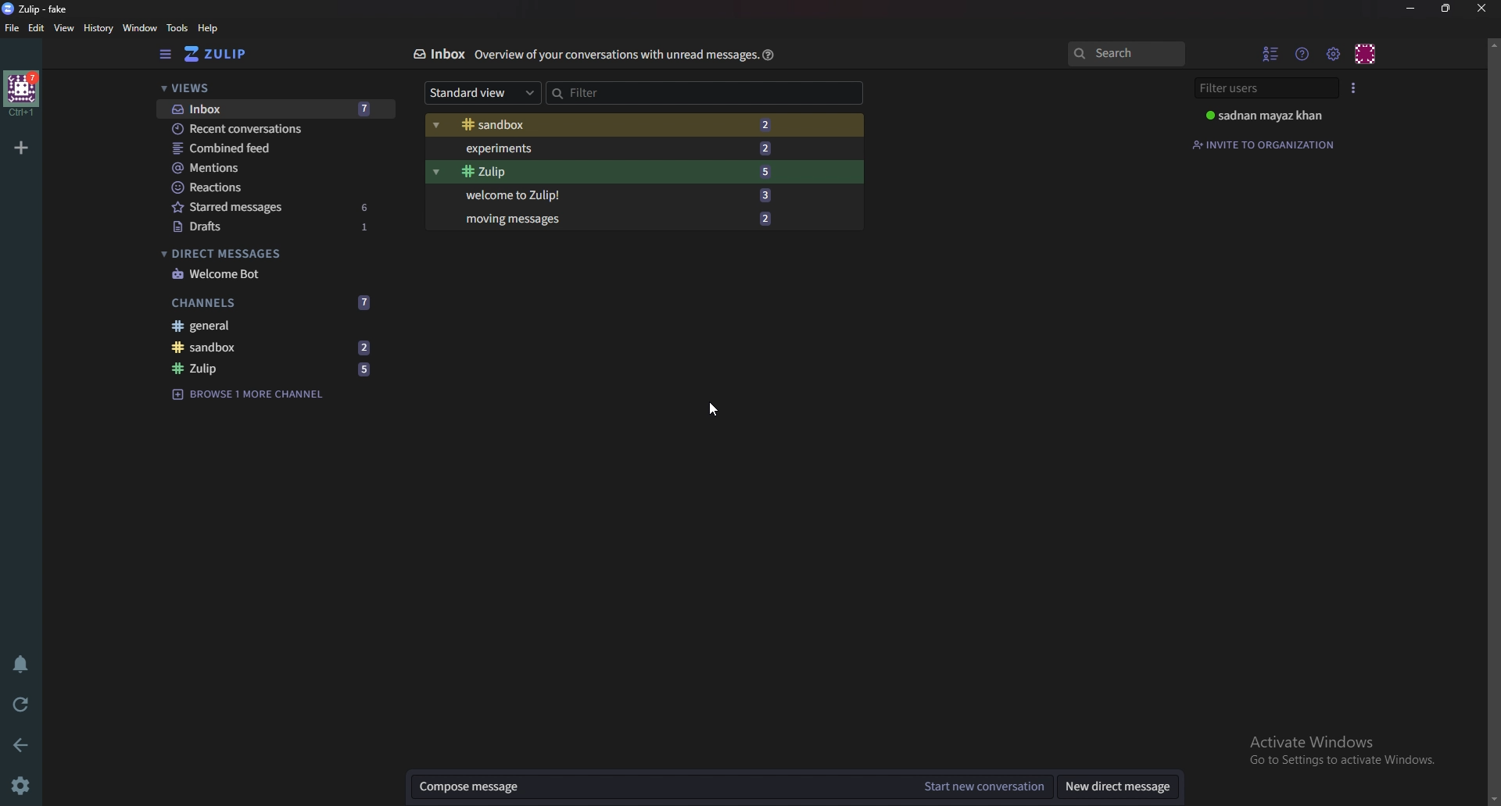 This screenshot has height=806, width=1501. I want to click on Hide user list, so click(1270, 54).